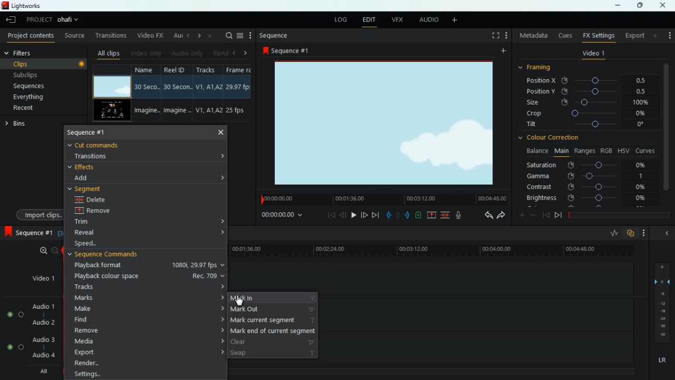 This screenshot has width=675, height=380. Describe the element at coordinates (109, 35) in the screenshot. I see `transitions` at that location.